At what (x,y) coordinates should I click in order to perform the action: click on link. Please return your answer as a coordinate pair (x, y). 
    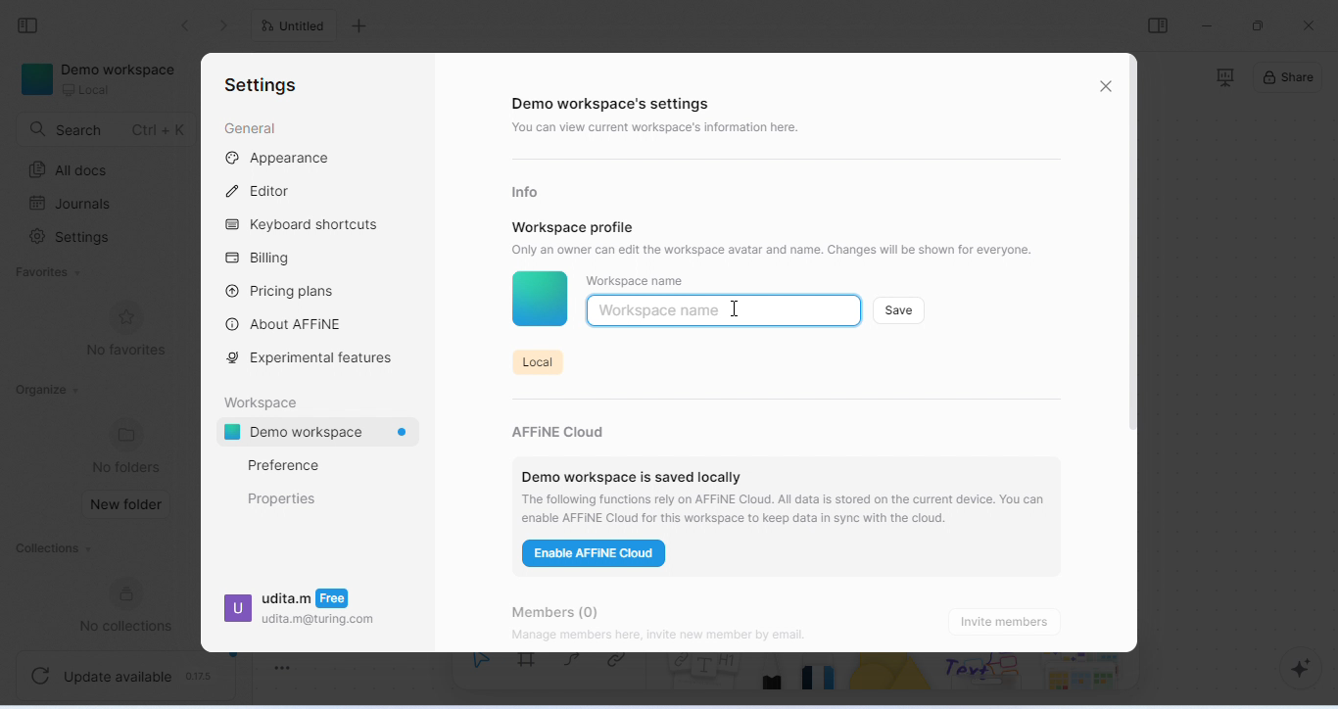
    Looking at the image, I should click on (624, 669).